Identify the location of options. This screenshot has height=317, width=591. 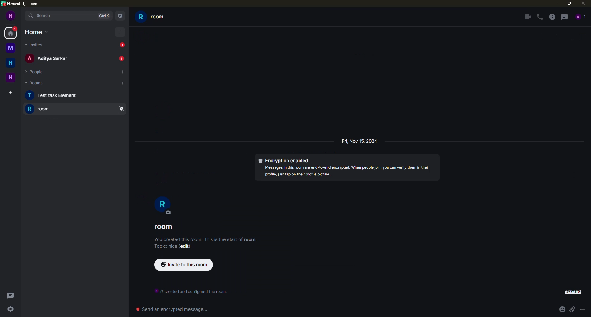
(584, 310).